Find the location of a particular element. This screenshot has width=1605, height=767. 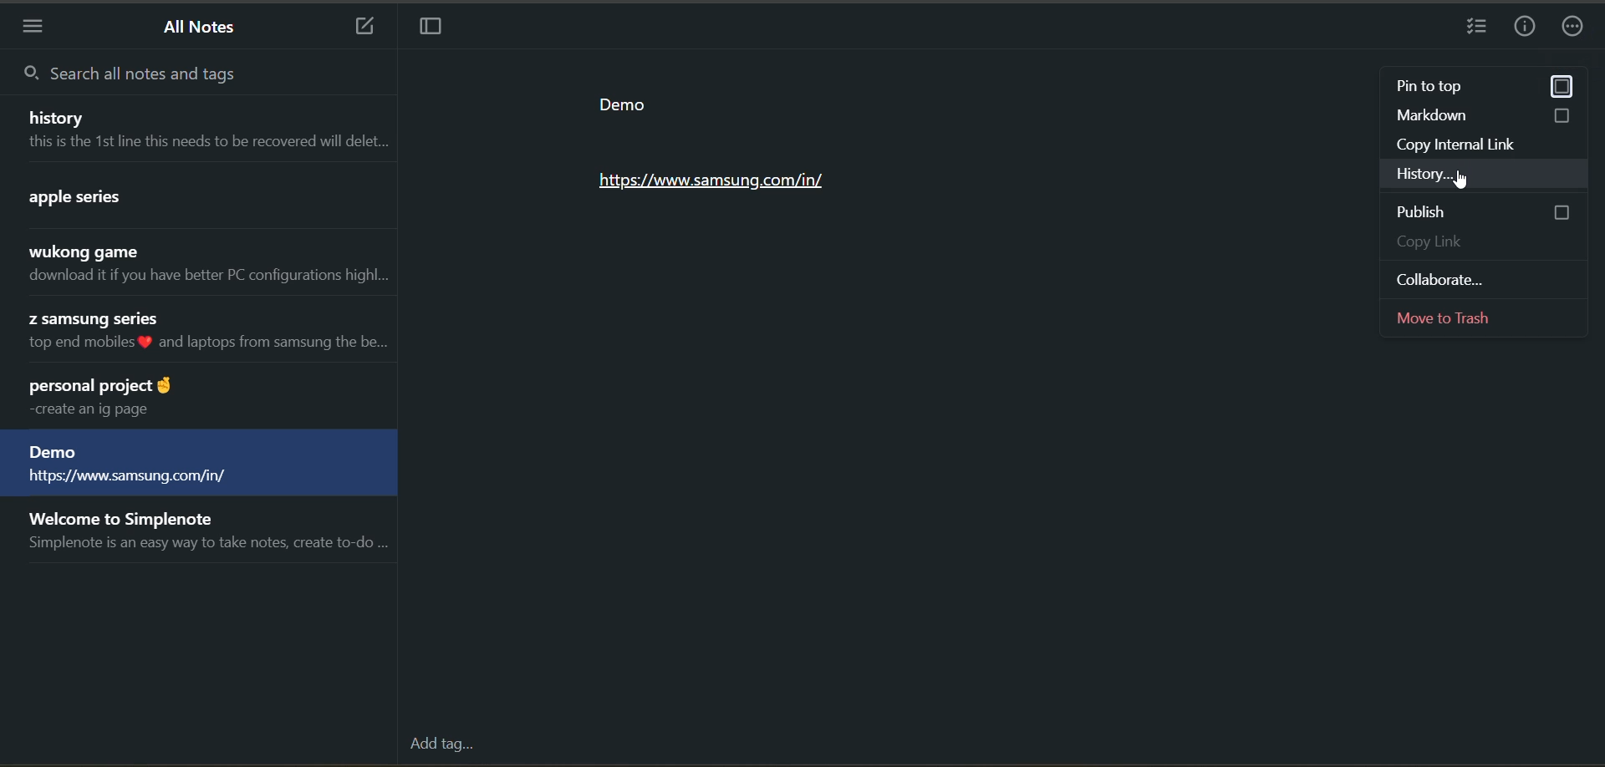

note title and preview is located at coordinates (198, 465).